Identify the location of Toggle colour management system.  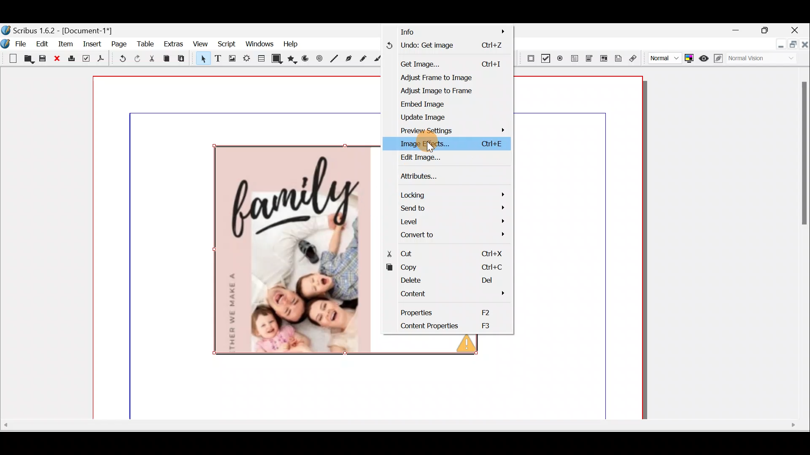
(690, 56).